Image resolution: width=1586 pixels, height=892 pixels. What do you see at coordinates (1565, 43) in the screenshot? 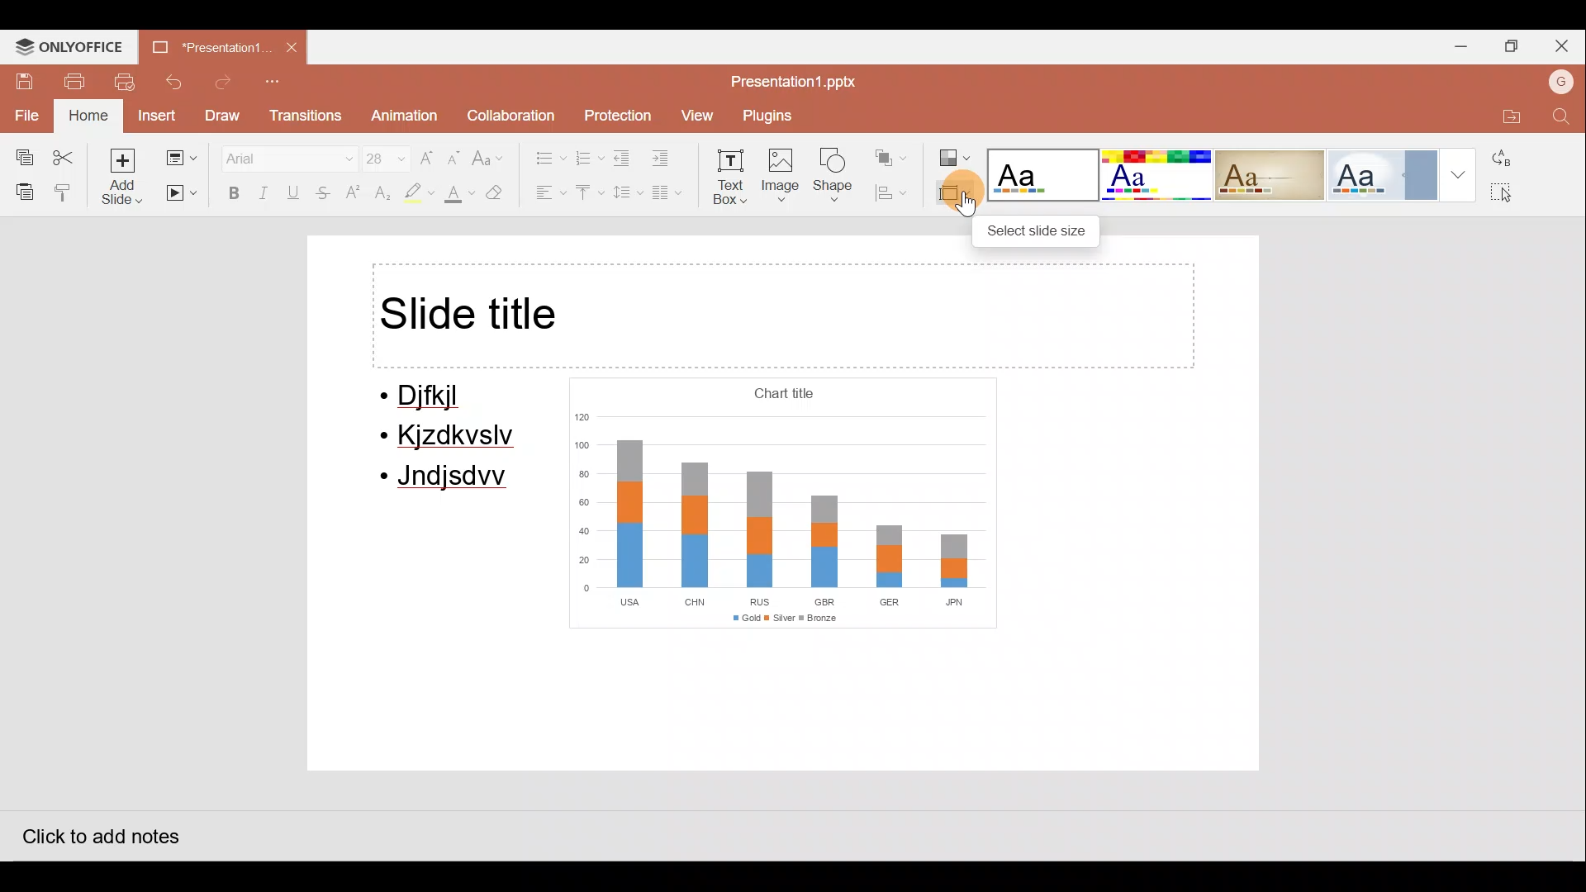
I see `Close` at bounding box center [1565, 43].